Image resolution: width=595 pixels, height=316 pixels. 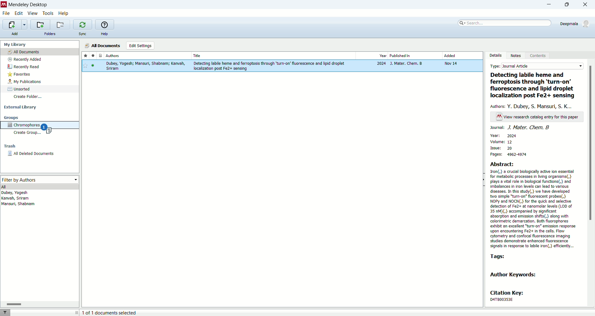 What do you see at coordinates (282, 66) in the screenshot?
I see `research paper` at bounding box center [282, 66].